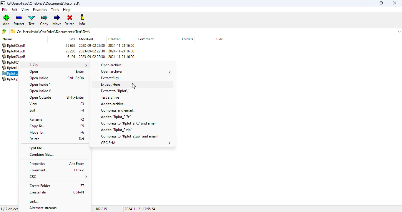 The width and height of the screenshot is (402, 212). I want to click on move, so click(57, 20).